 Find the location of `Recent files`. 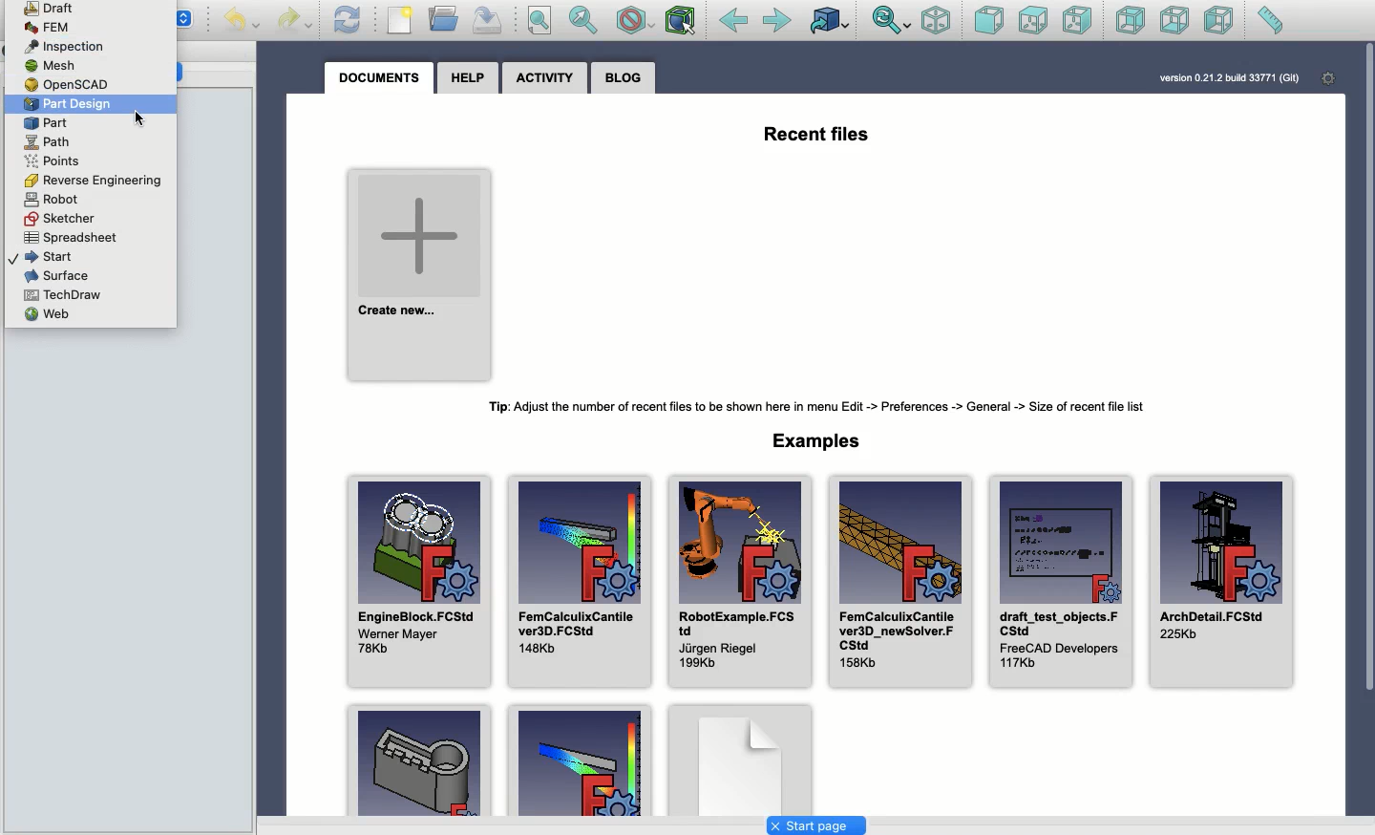

Recent files is located at coordinates (816, 136).